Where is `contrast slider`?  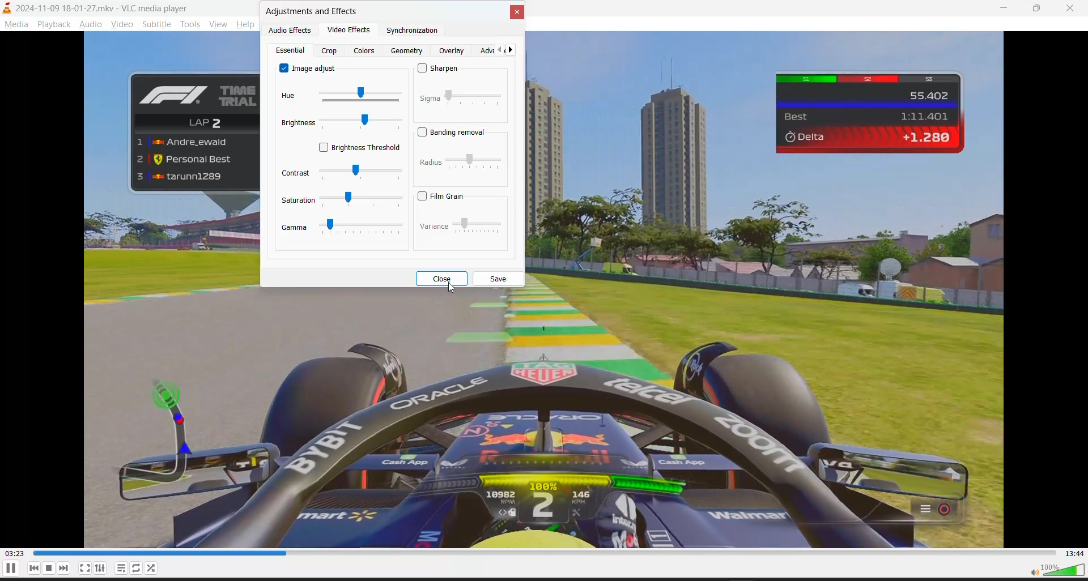
contrast slider is located at coordinates (362, 174).